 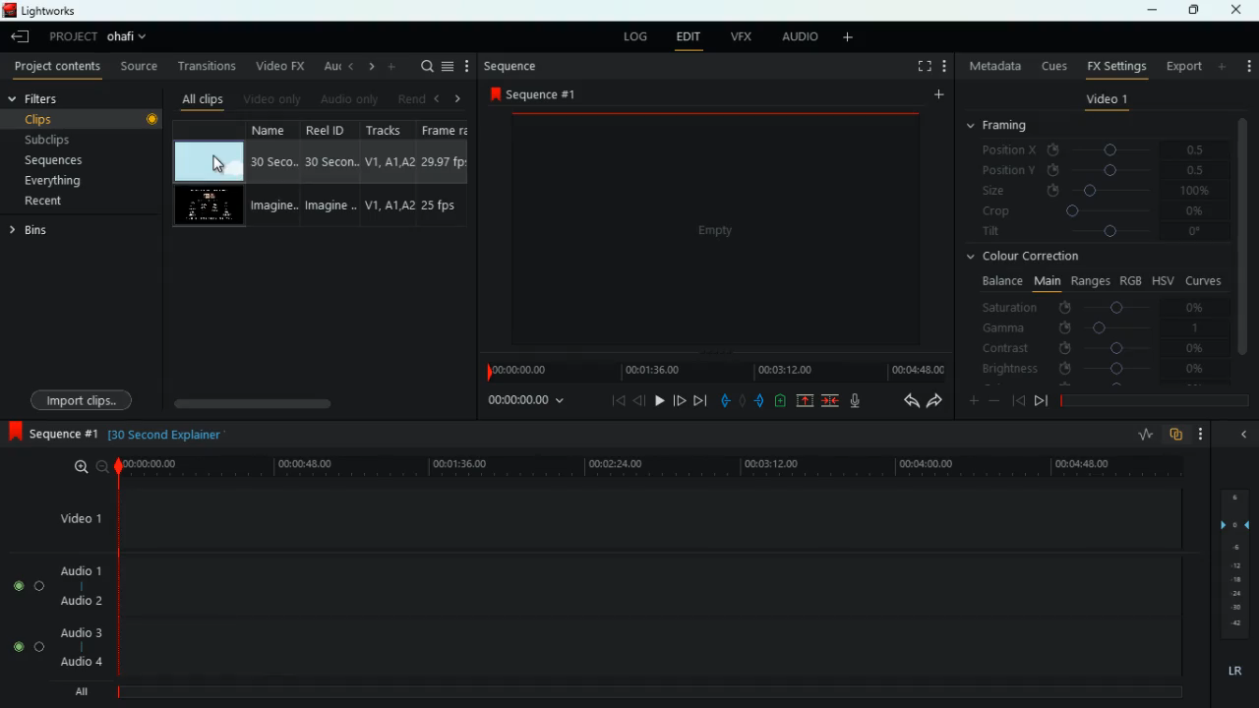 I want to click on time, so click(x=627, y=465).